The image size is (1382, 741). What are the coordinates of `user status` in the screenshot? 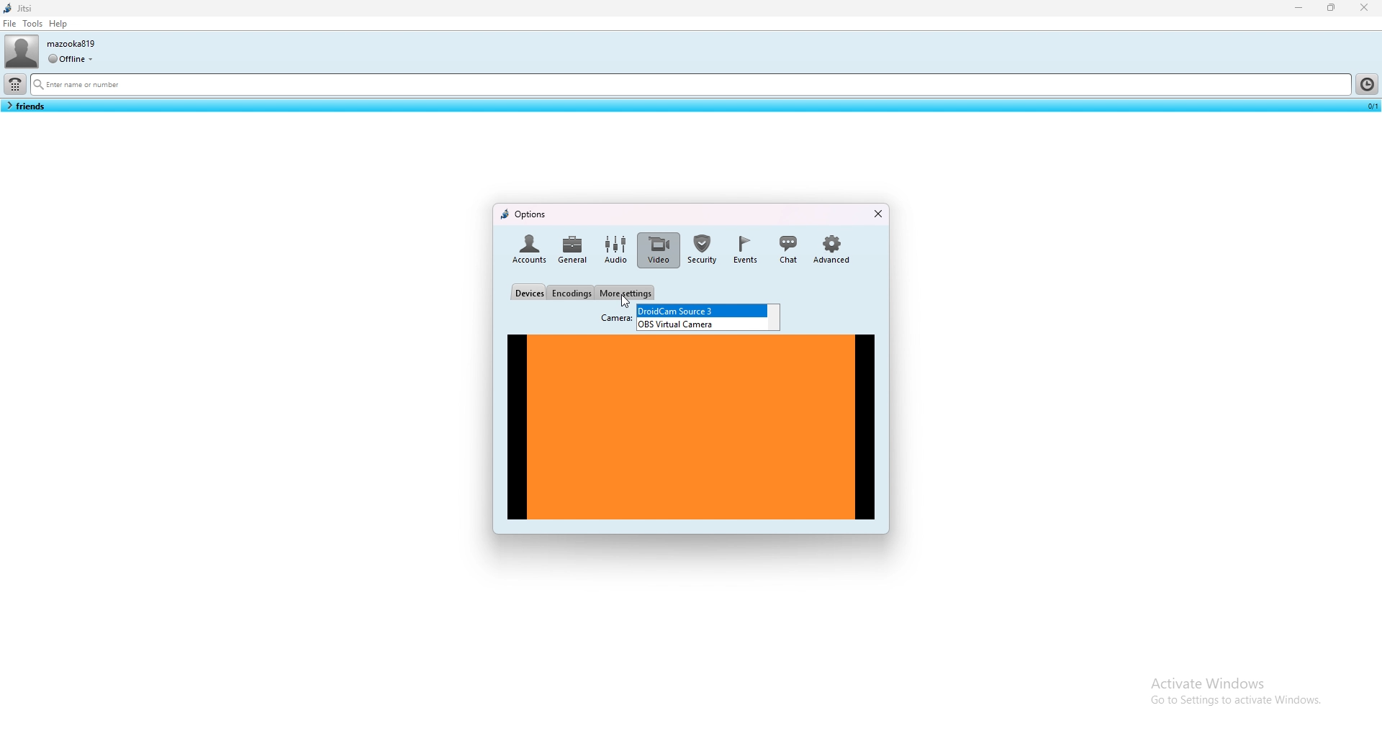 It's located at (71, 58).